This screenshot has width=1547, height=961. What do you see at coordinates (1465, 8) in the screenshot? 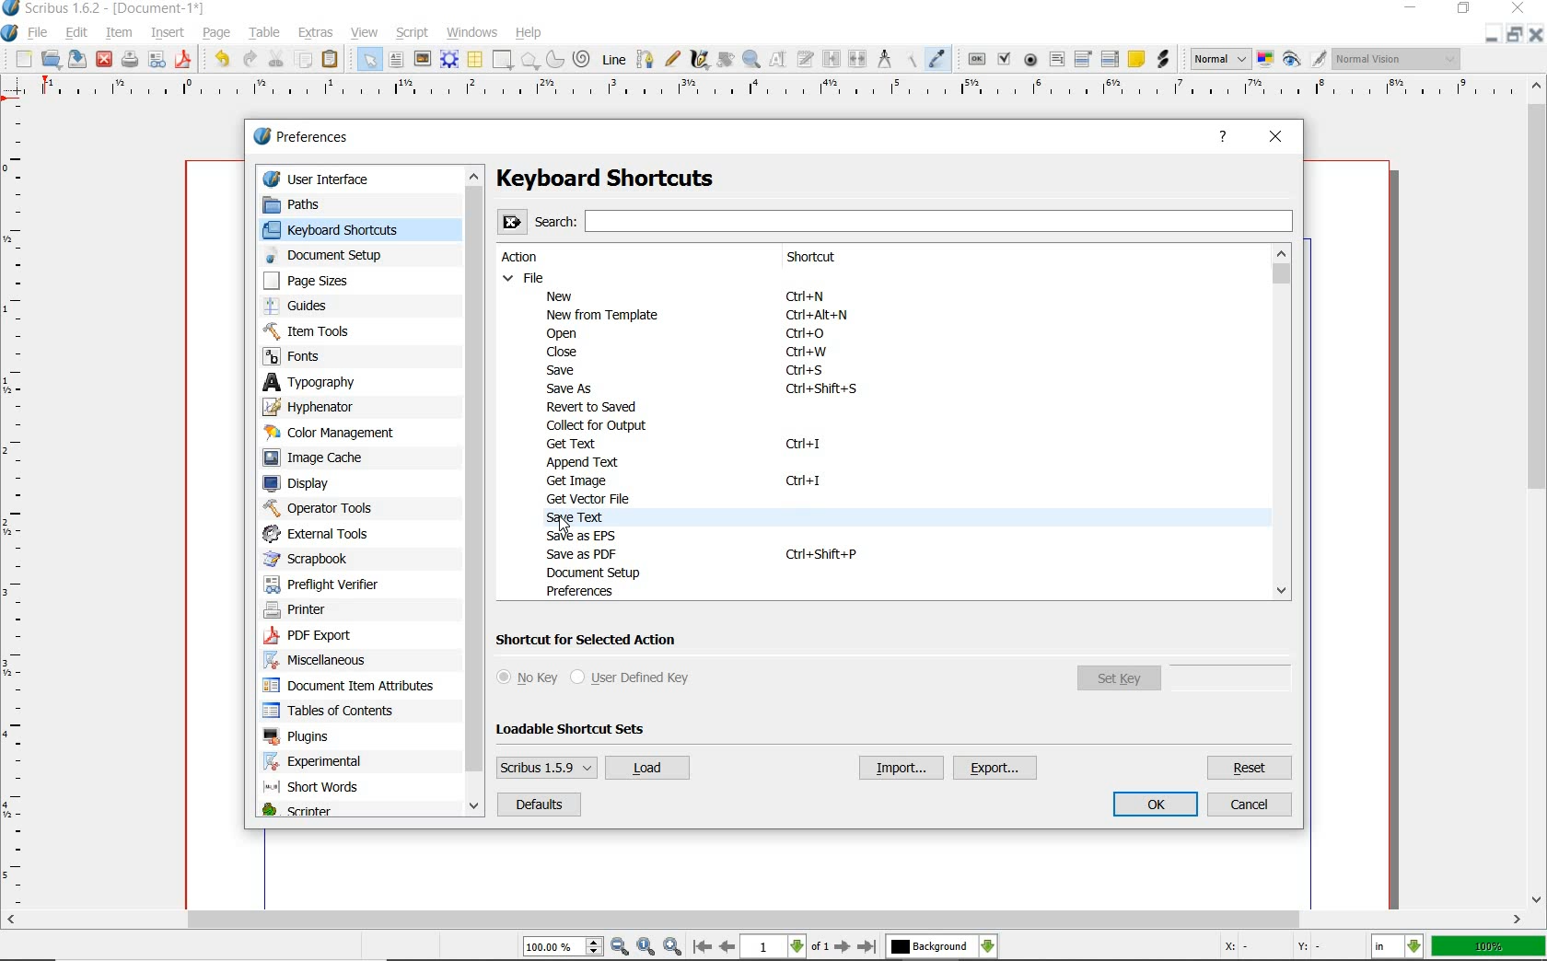
I see `restore` at bounding box center [1465, 8].